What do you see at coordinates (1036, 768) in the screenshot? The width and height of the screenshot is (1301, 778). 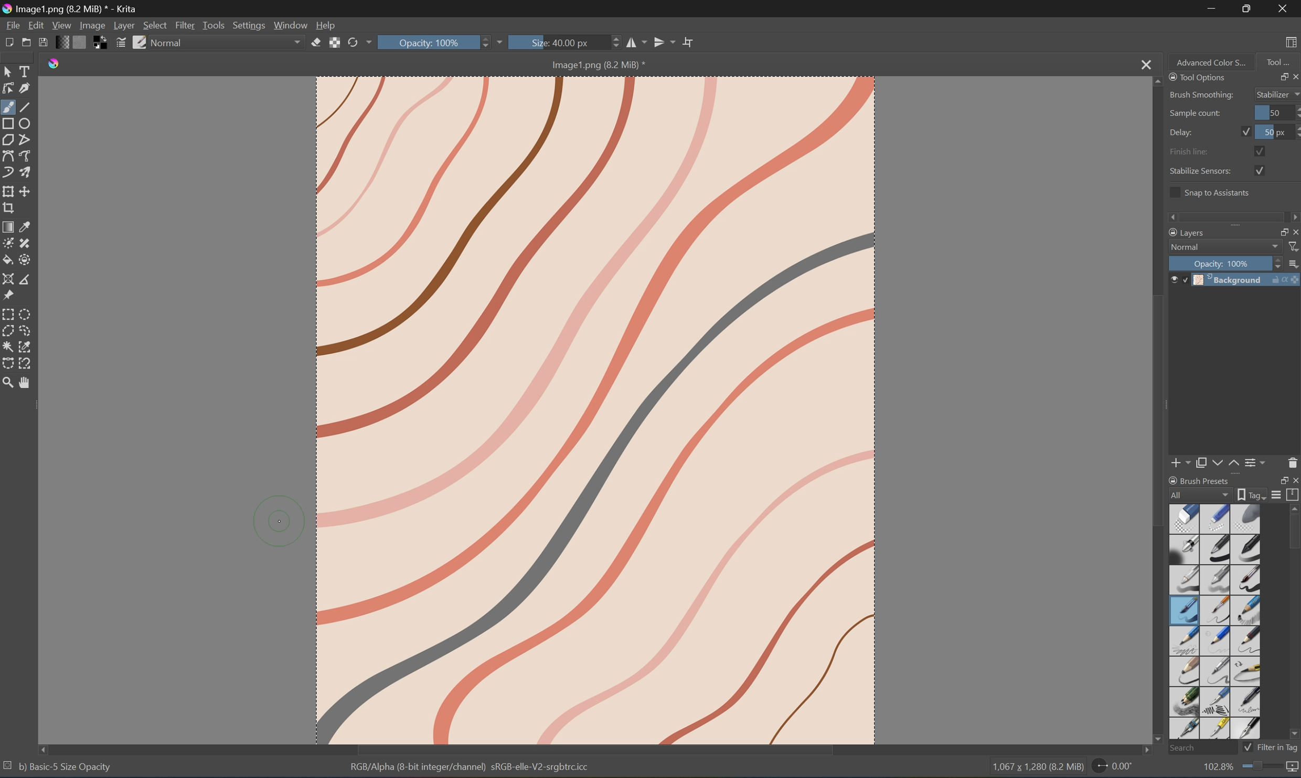 I see `1,067 * 1,280 (3.2 MB)` at bounding box center [1036, 768].